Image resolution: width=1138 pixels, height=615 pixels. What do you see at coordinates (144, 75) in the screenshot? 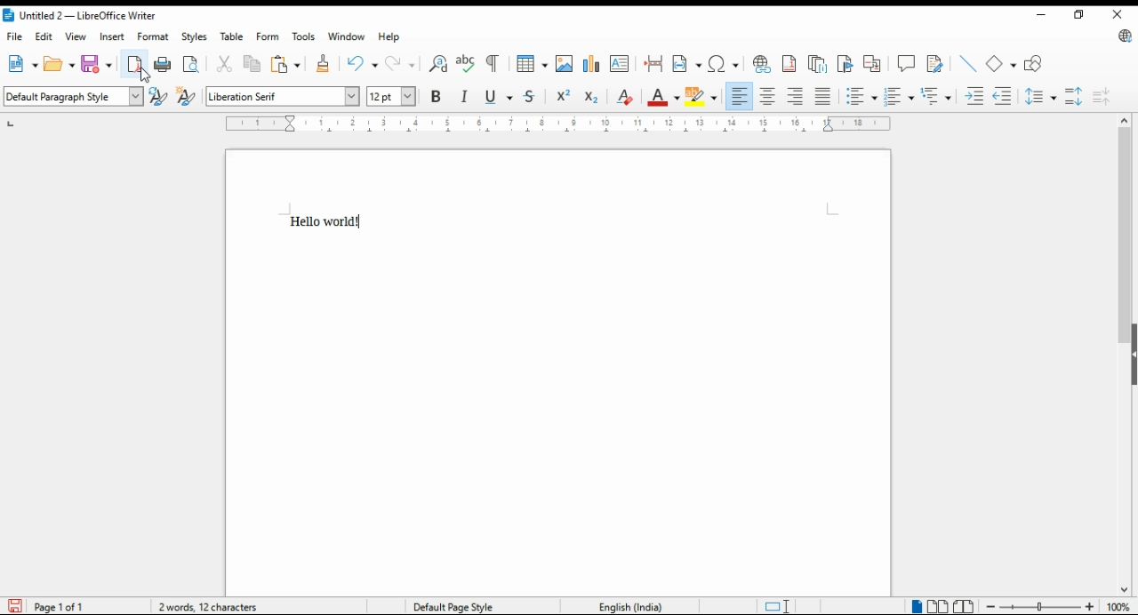
I see `cursor` at bounding box center [144, 75].